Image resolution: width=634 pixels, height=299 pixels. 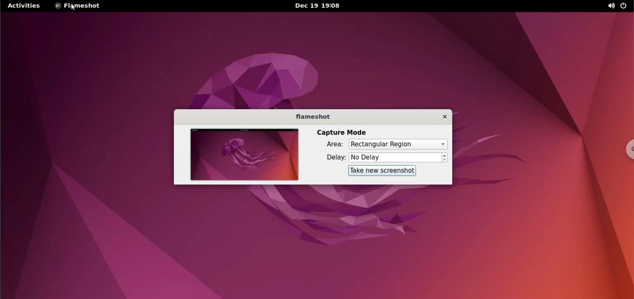 What do you see at coordinates (610, 6) in the screenshot?
I see `sound options` at bounding box center [610, 6].